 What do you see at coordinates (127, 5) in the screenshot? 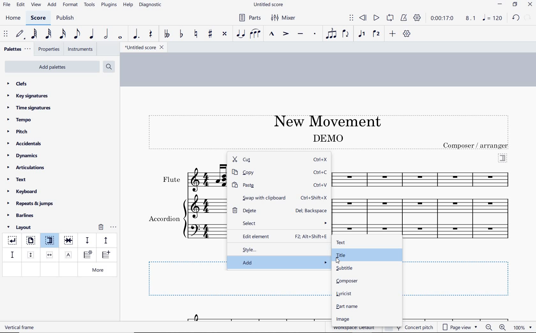
I see `help` at bounding box center [127, 5].